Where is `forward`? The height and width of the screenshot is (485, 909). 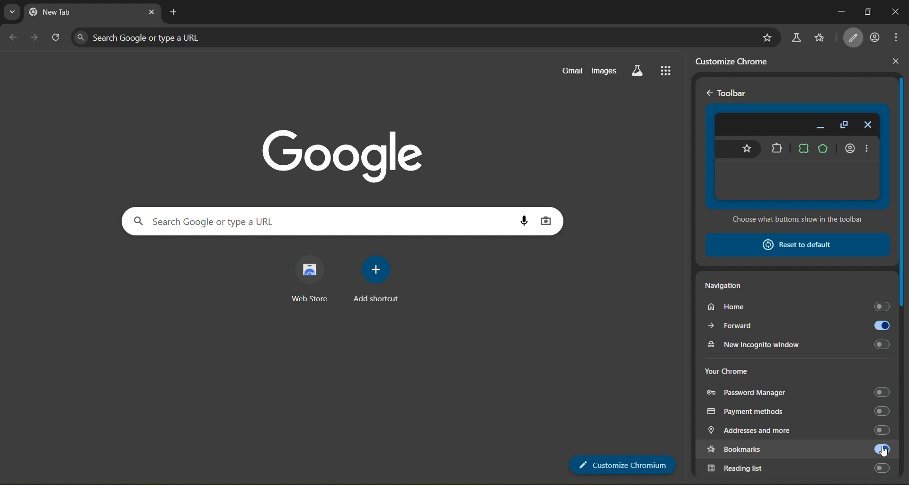
forward is located at coordinates (798, 325).